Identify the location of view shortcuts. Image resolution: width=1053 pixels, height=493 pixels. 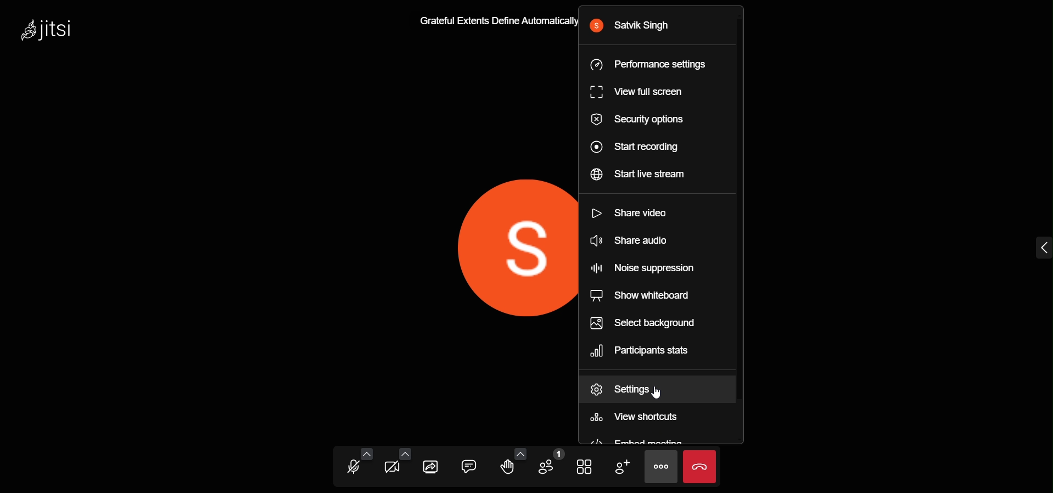
(636, 419).